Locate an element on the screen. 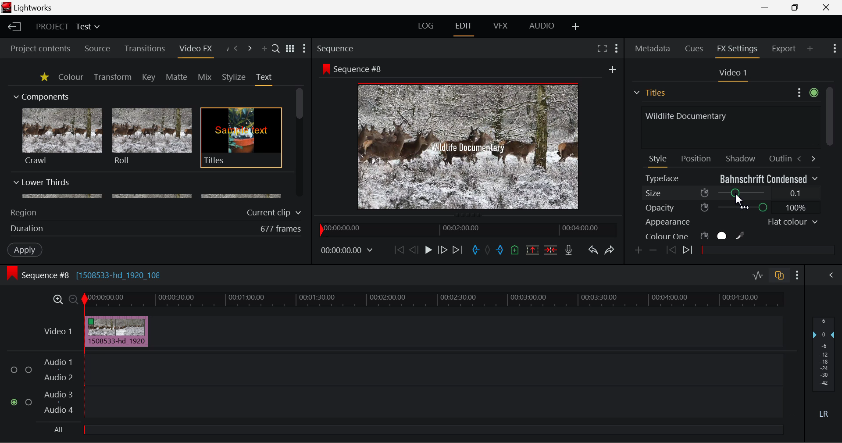 Image resolution: width=842 pixels, height=443 pixels. checked checkbox is located at coordinates (15, 403).